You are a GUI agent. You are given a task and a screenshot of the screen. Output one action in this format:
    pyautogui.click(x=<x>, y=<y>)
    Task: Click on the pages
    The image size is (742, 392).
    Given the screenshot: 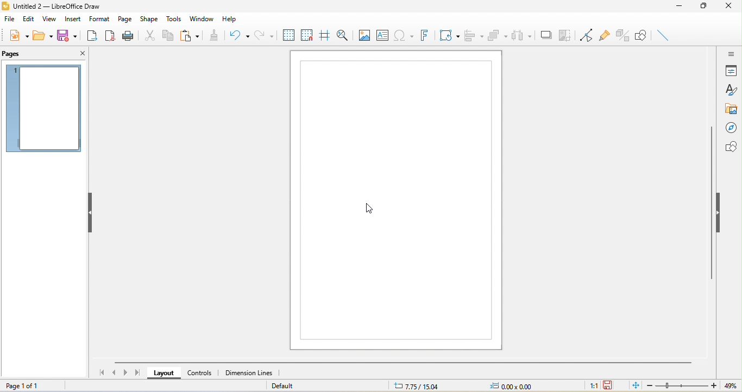 What is the action you would take?
    pyautogui.click(x=16, y=54)
    